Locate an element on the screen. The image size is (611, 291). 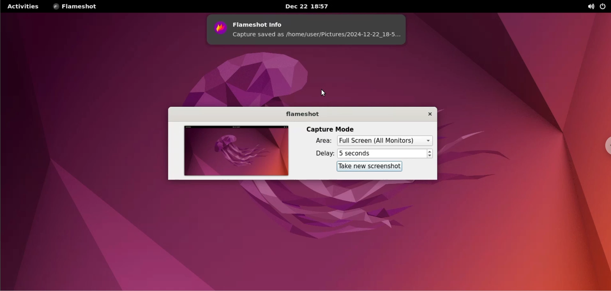
screenshot preview is located at coordinates (235, 151).